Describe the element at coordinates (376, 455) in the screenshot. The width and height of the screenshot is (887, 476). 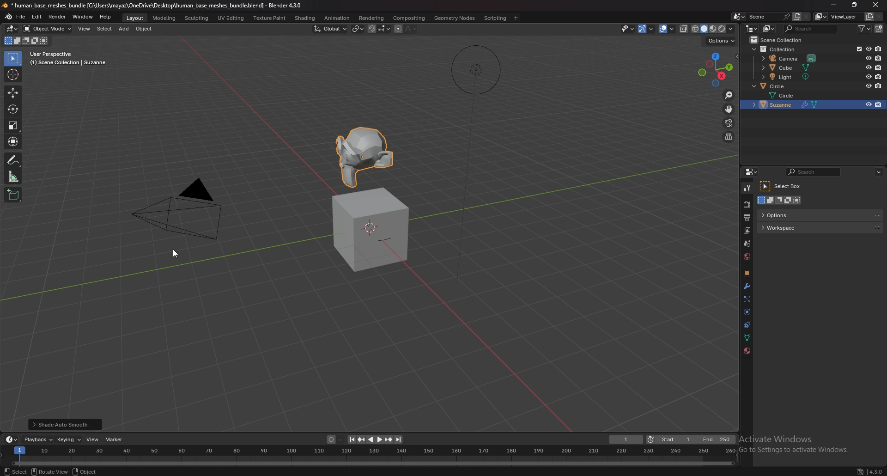
I see `seek` at that location.